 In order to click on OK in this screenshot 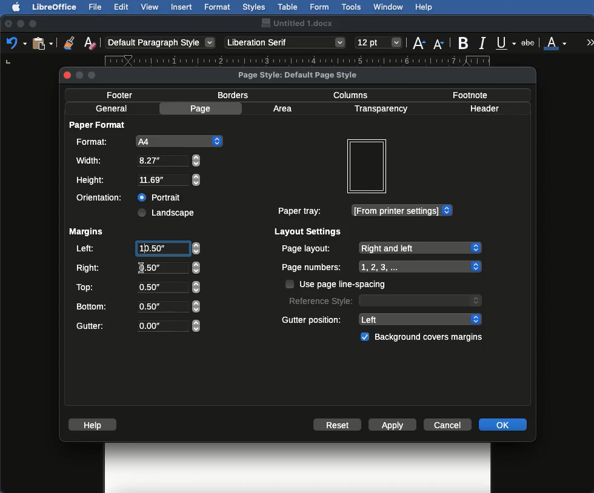, I will do `click(502, 424)`.